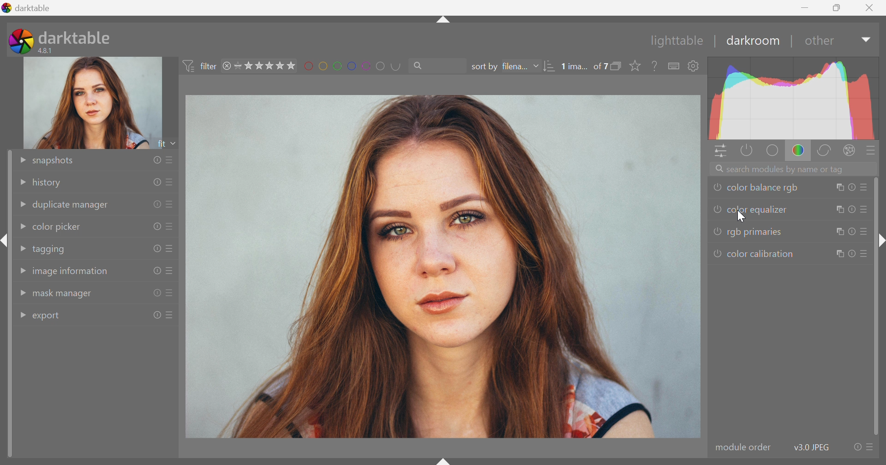 This screenshot has width=886, height=465. What do you see at coordinates (637, 66) in the screenshot?
I see `click to change type of overlays shown on thumbnails` at bounding box center [637, 66].